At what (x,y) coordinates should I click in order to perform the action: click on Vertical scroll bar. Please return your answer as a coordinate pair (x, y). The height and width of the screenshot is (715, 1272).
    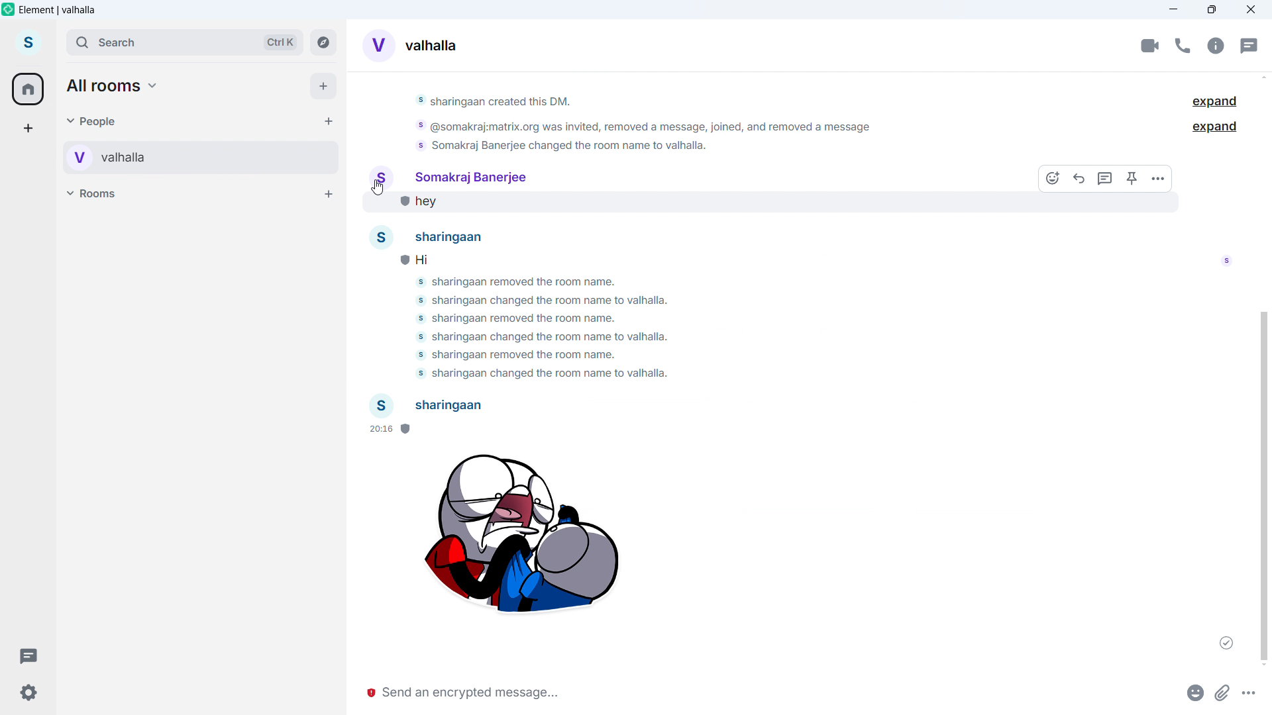
    Looking at the image, I should click on (1265, 484).